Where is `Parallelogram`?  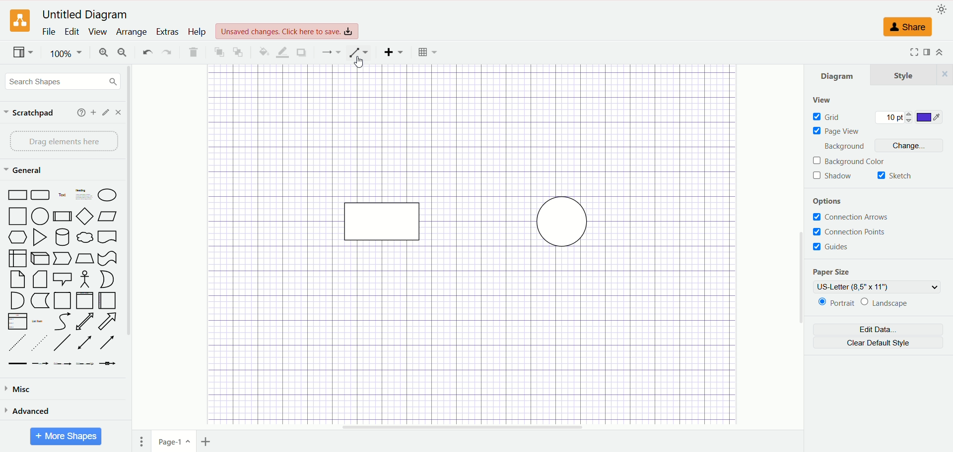
Parallelogram is located at coordinates (107, 216).